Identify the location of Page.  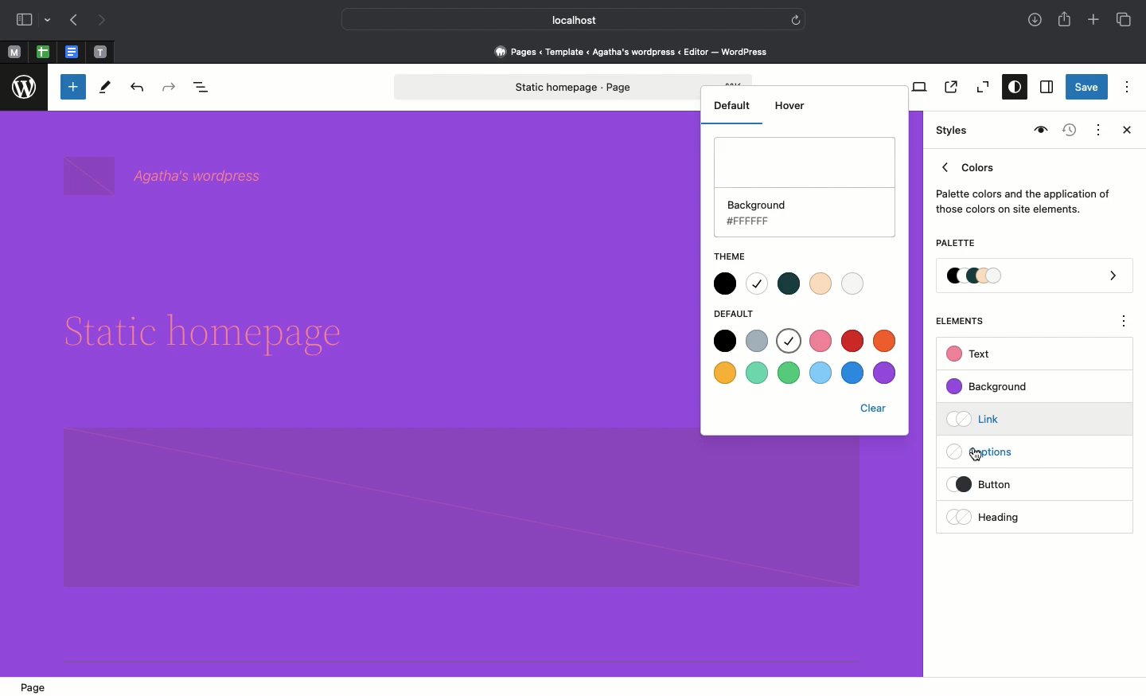
(37, 687).